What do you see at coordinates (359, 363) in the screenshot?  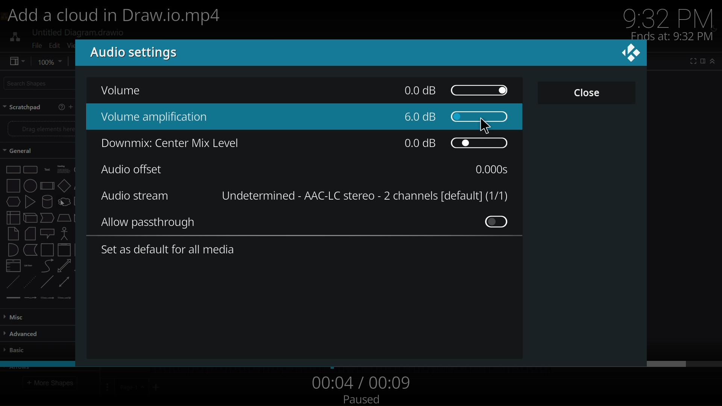 I see `video string` at bounding box center [359, 363].